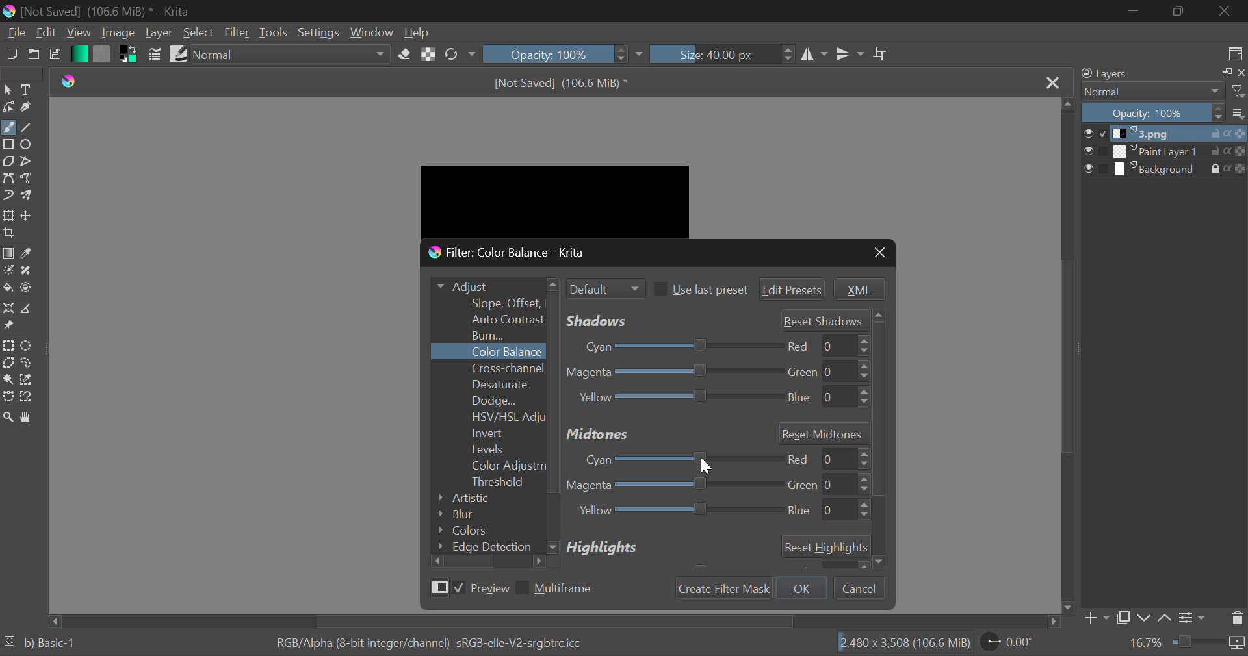 This screenshot has width=1248, height=656. Describe the element at coordinates (803, 587) in the screenshot. I see `OK` at that location.